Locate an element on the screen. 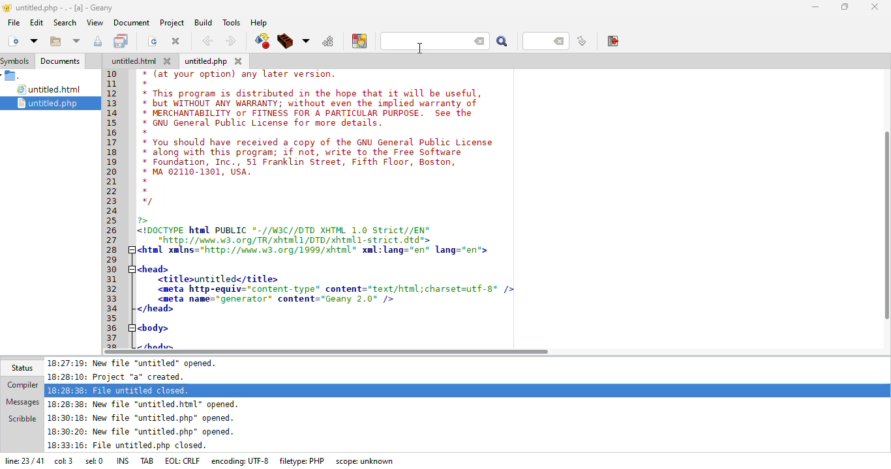 This screenshot has width=891, height=469. * This program is distributed in the hope that it will be usefull is located at coordinates (310, 93).